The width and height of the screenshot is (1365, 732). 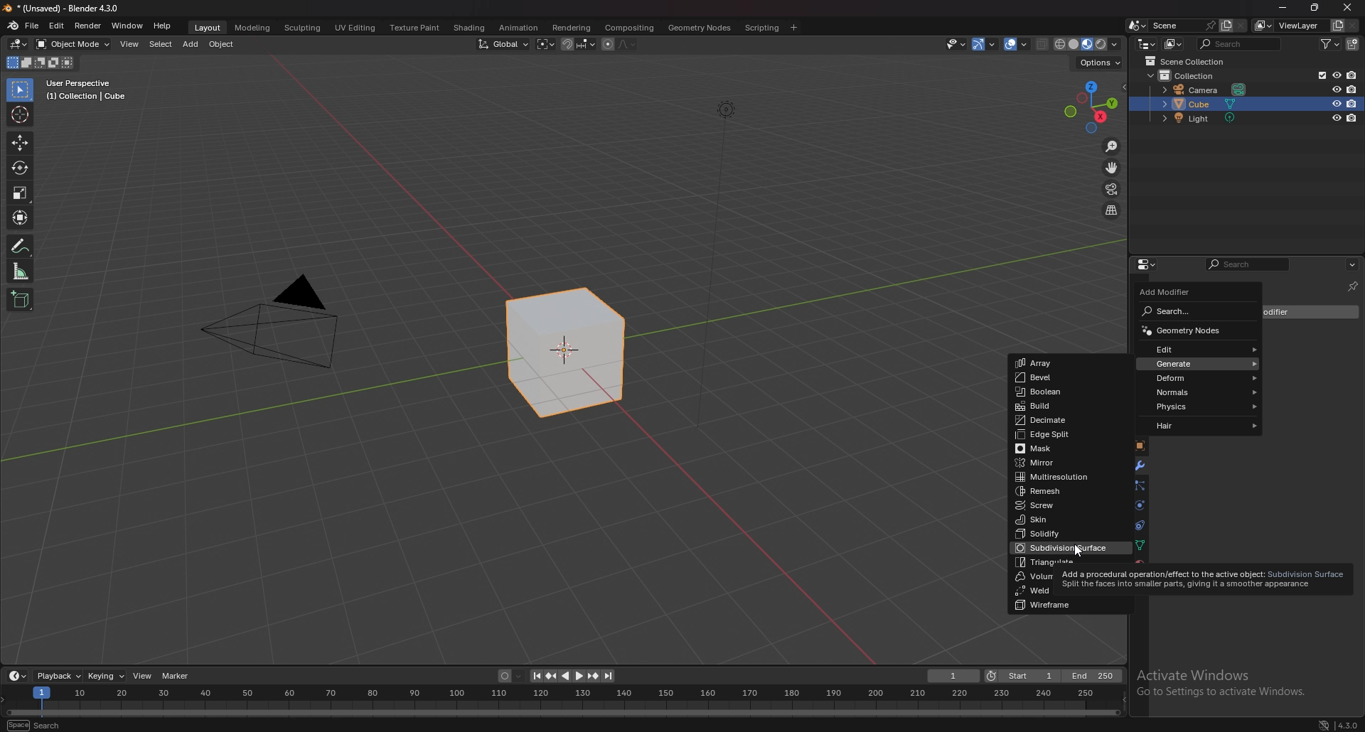 I want to click on tooltip, so click(x=1200, y=581).